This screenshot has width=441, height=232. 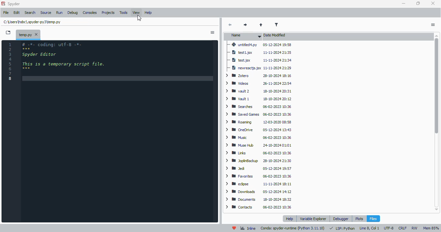 I want to click on editor, so click(x=118, y=131).